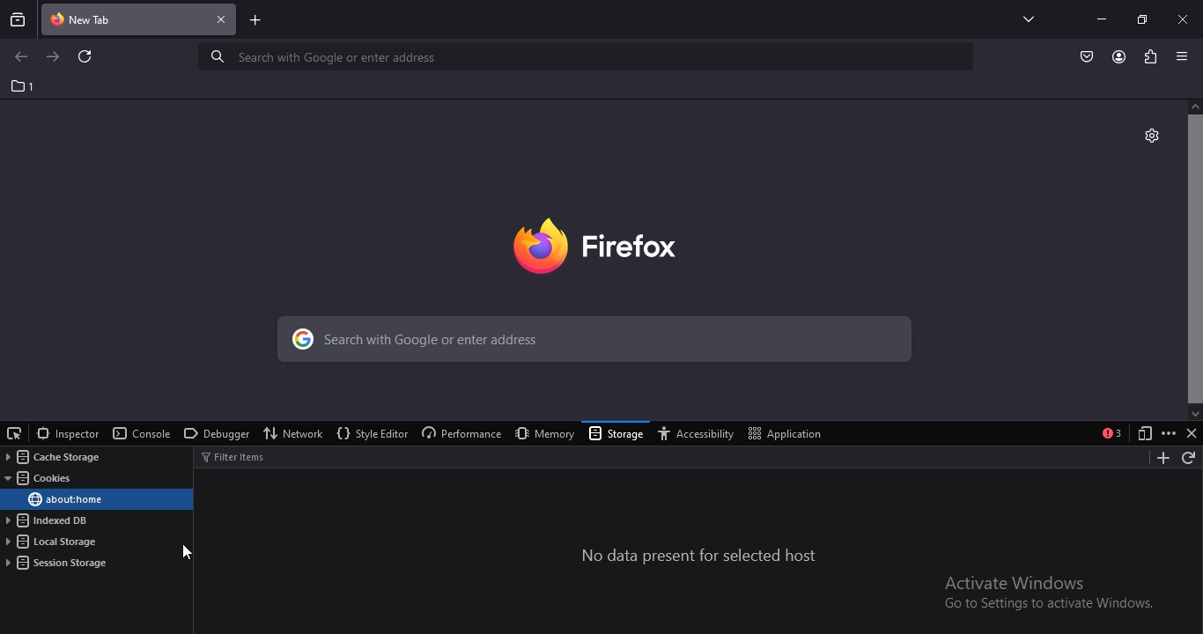 This screenshot has width=1203, height=634. What do you see at coordinates (1194, 258) in the screenshot?
I see `scroll bar` at bounding box center [1194, 258].